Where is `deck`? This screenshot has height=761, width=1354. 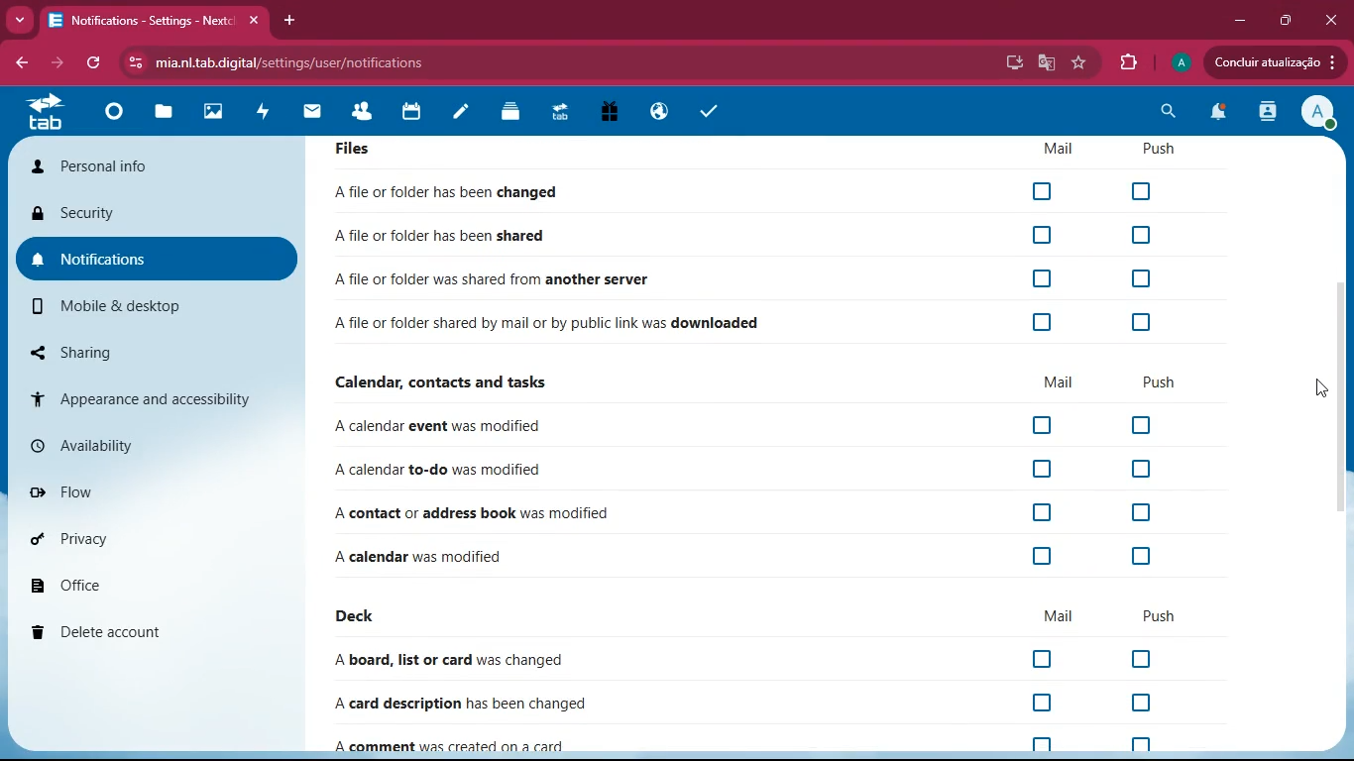 deck is located at coordinates (363, 613).